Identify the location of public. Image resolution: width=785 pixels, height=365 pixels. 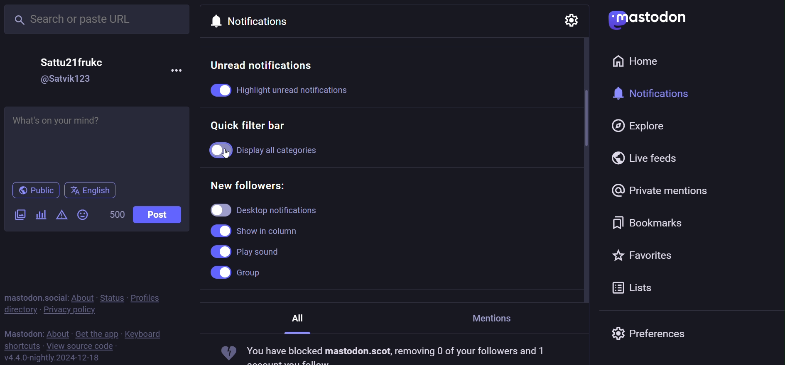
(34, 190).